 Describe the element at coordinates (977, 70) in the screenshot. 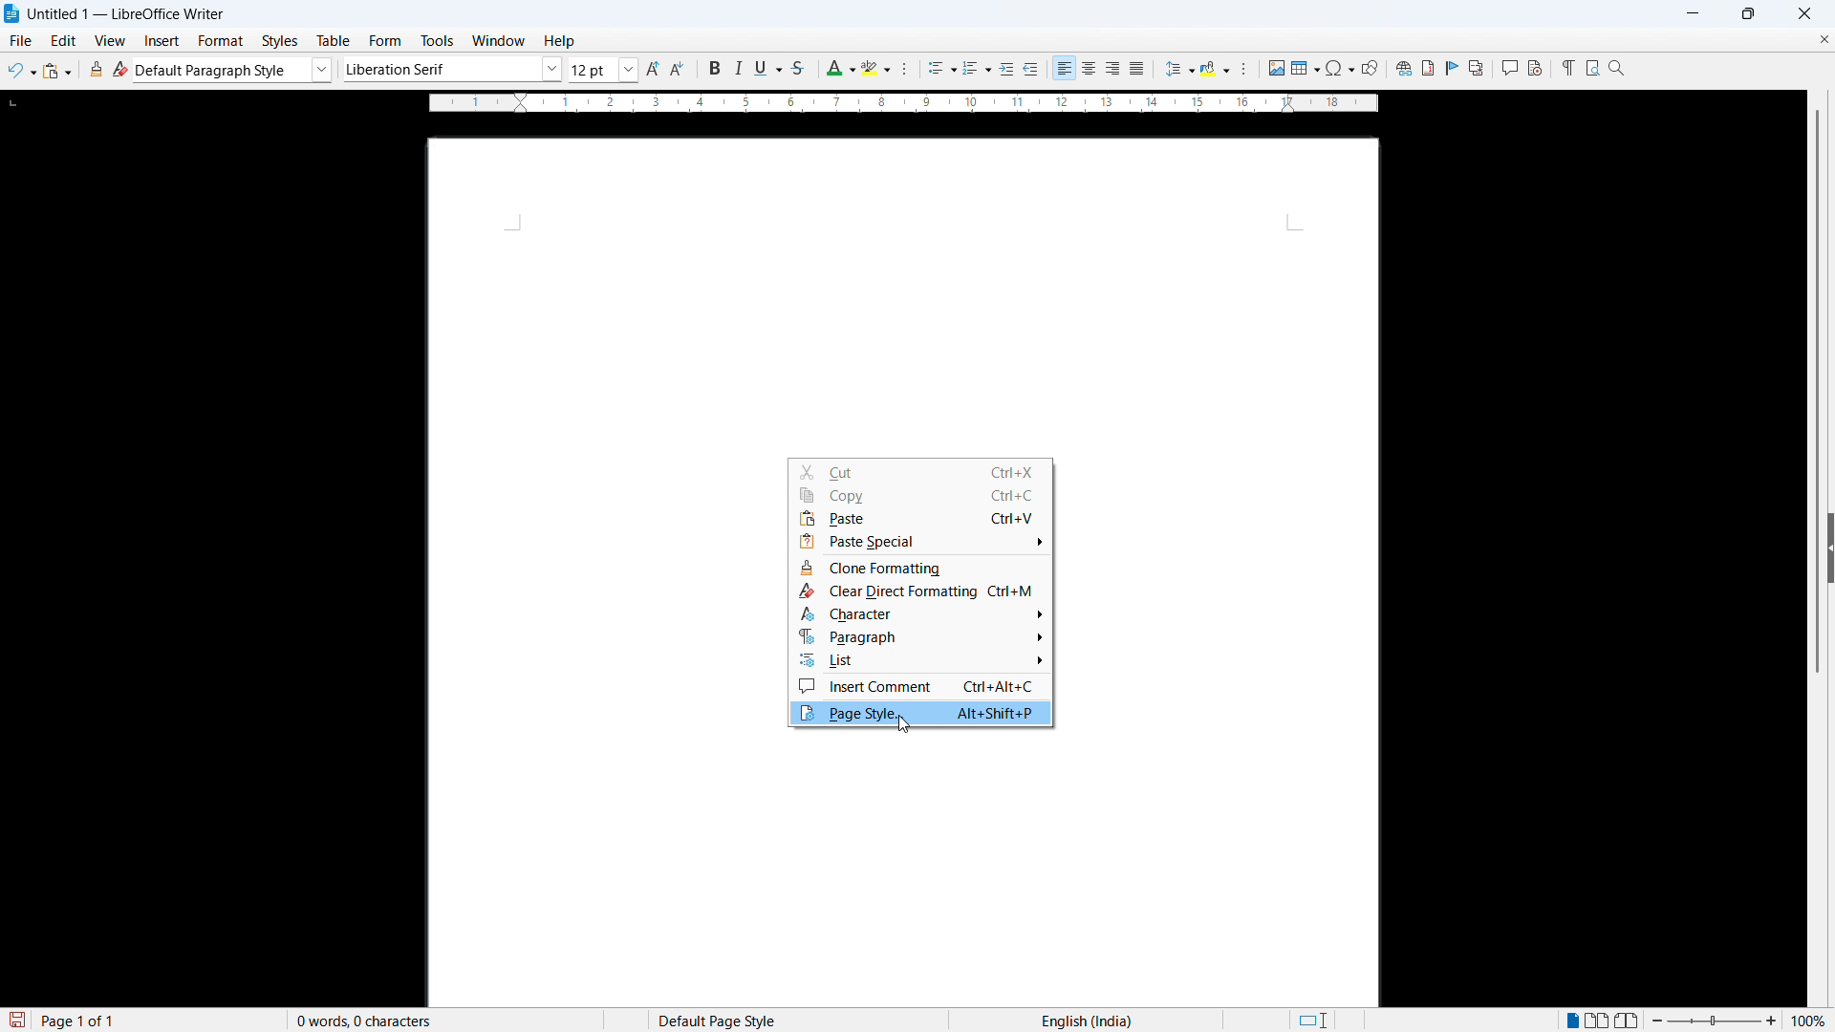

I see `Insert numbered list ` at that location.